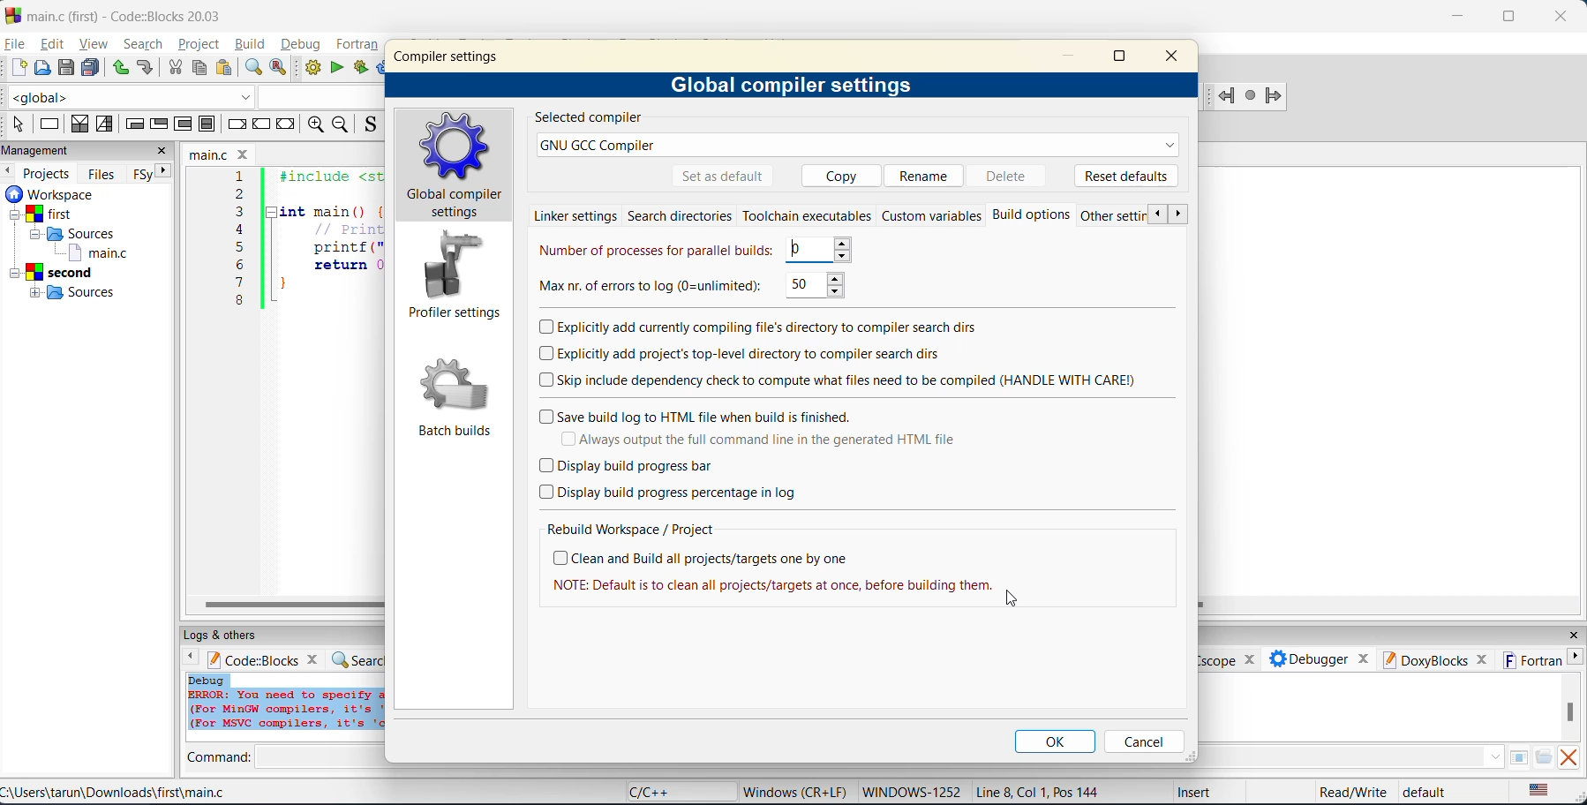 This screenshot has height=805, width=1587. I want to click on maximize, so click(1508, 18).